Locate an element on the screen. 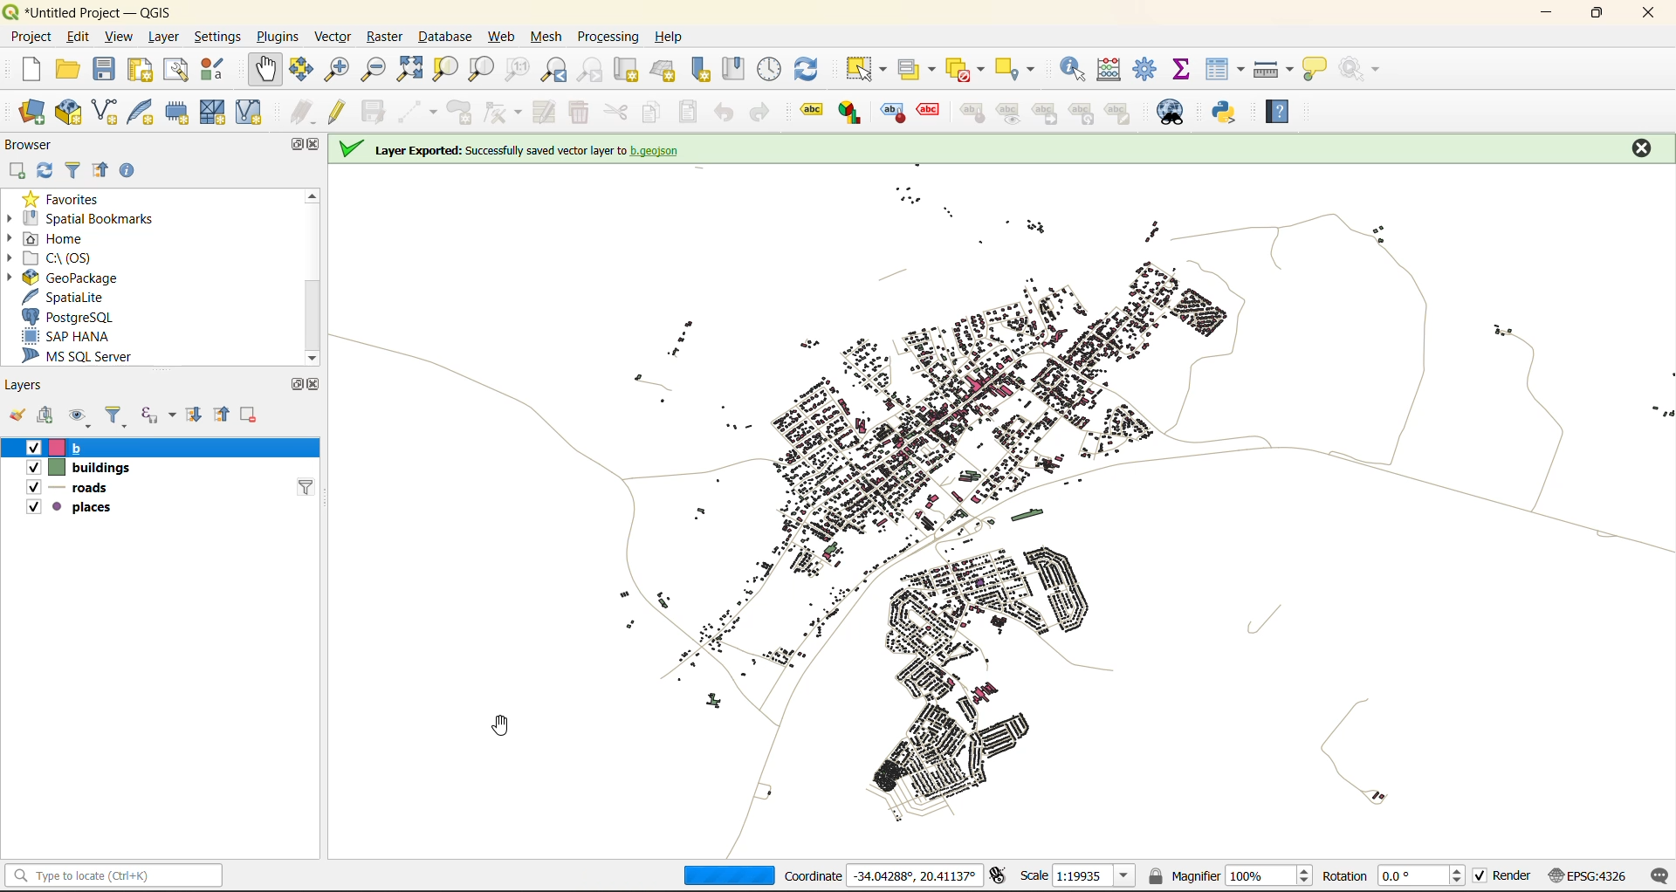  zoom last is located at coordinates (557, 67).